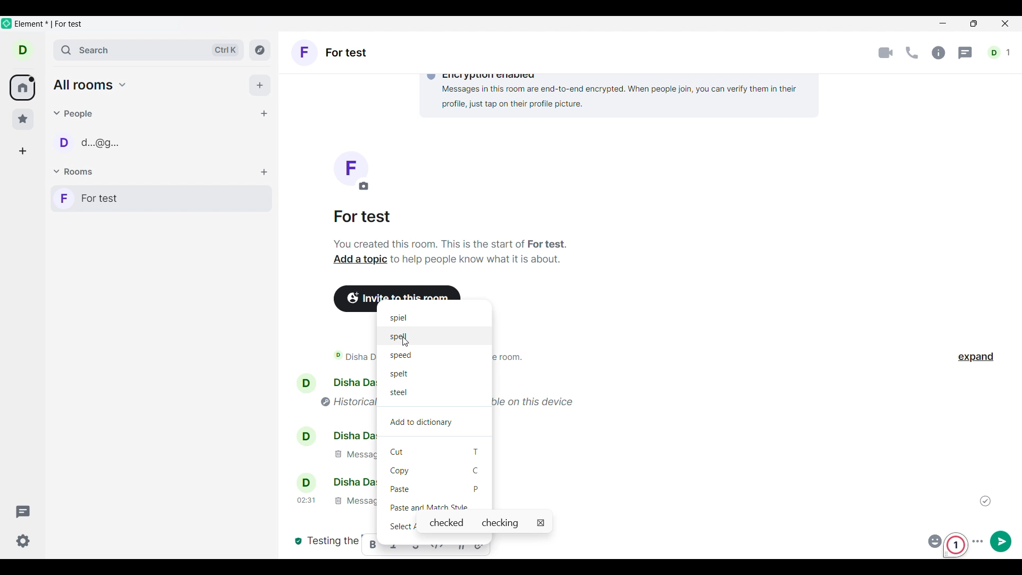  Describe the element at coordinates (161, 199) in the screenshot. I see `f for test` at that location.